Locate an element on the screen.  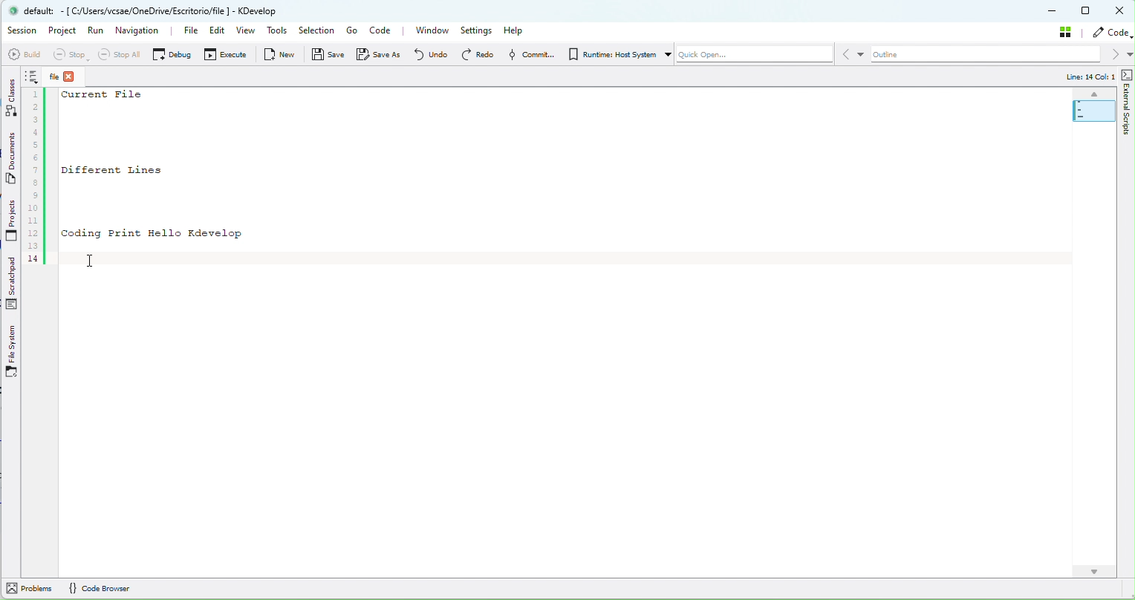
Current File is located at coordinates (105, 96).